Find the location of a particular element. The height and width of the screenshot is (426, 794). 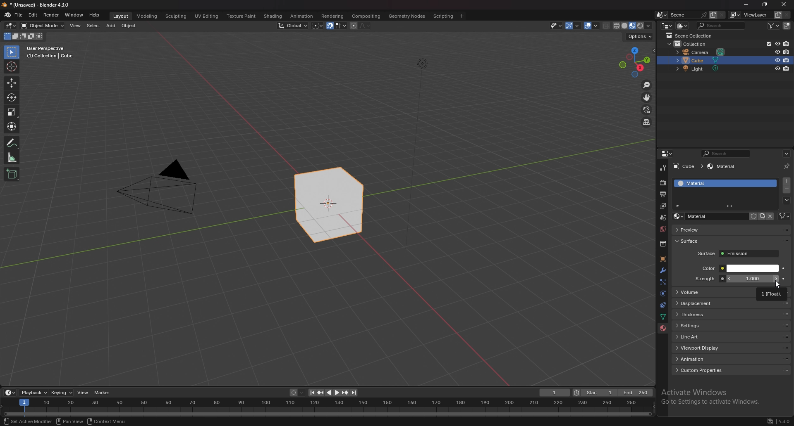

start 1 is located at coordinates (595, 393).